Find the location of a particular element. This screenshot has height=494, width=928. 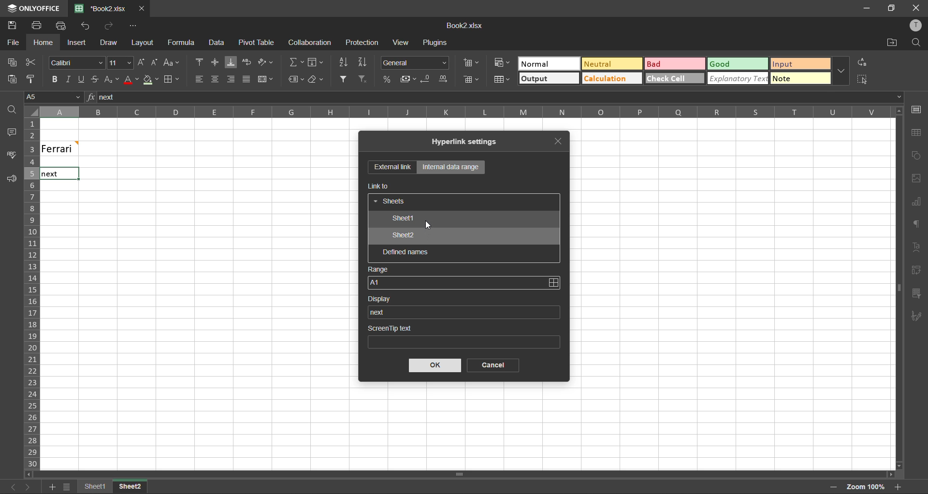

Horizontal Scrollbar is located at coordinates (894, 288).